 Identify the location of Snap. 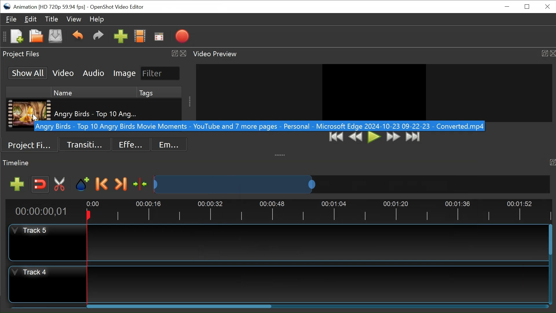
(40, 185).